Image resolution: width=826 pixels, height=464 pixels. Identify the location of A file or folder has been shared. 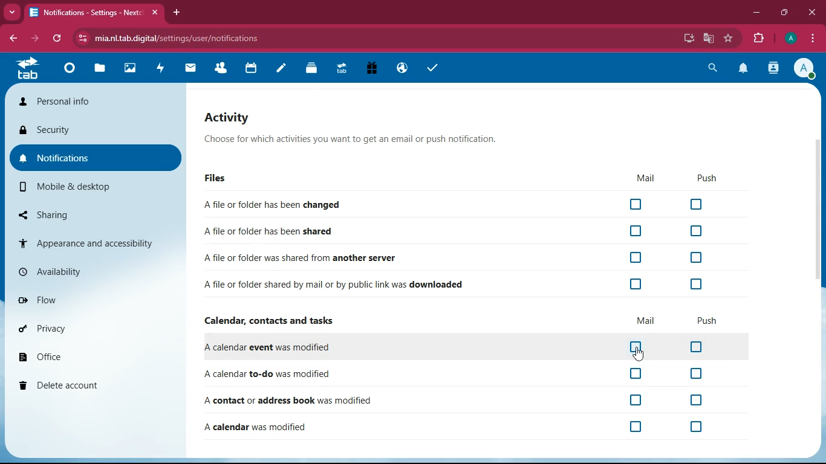
(454, 232).